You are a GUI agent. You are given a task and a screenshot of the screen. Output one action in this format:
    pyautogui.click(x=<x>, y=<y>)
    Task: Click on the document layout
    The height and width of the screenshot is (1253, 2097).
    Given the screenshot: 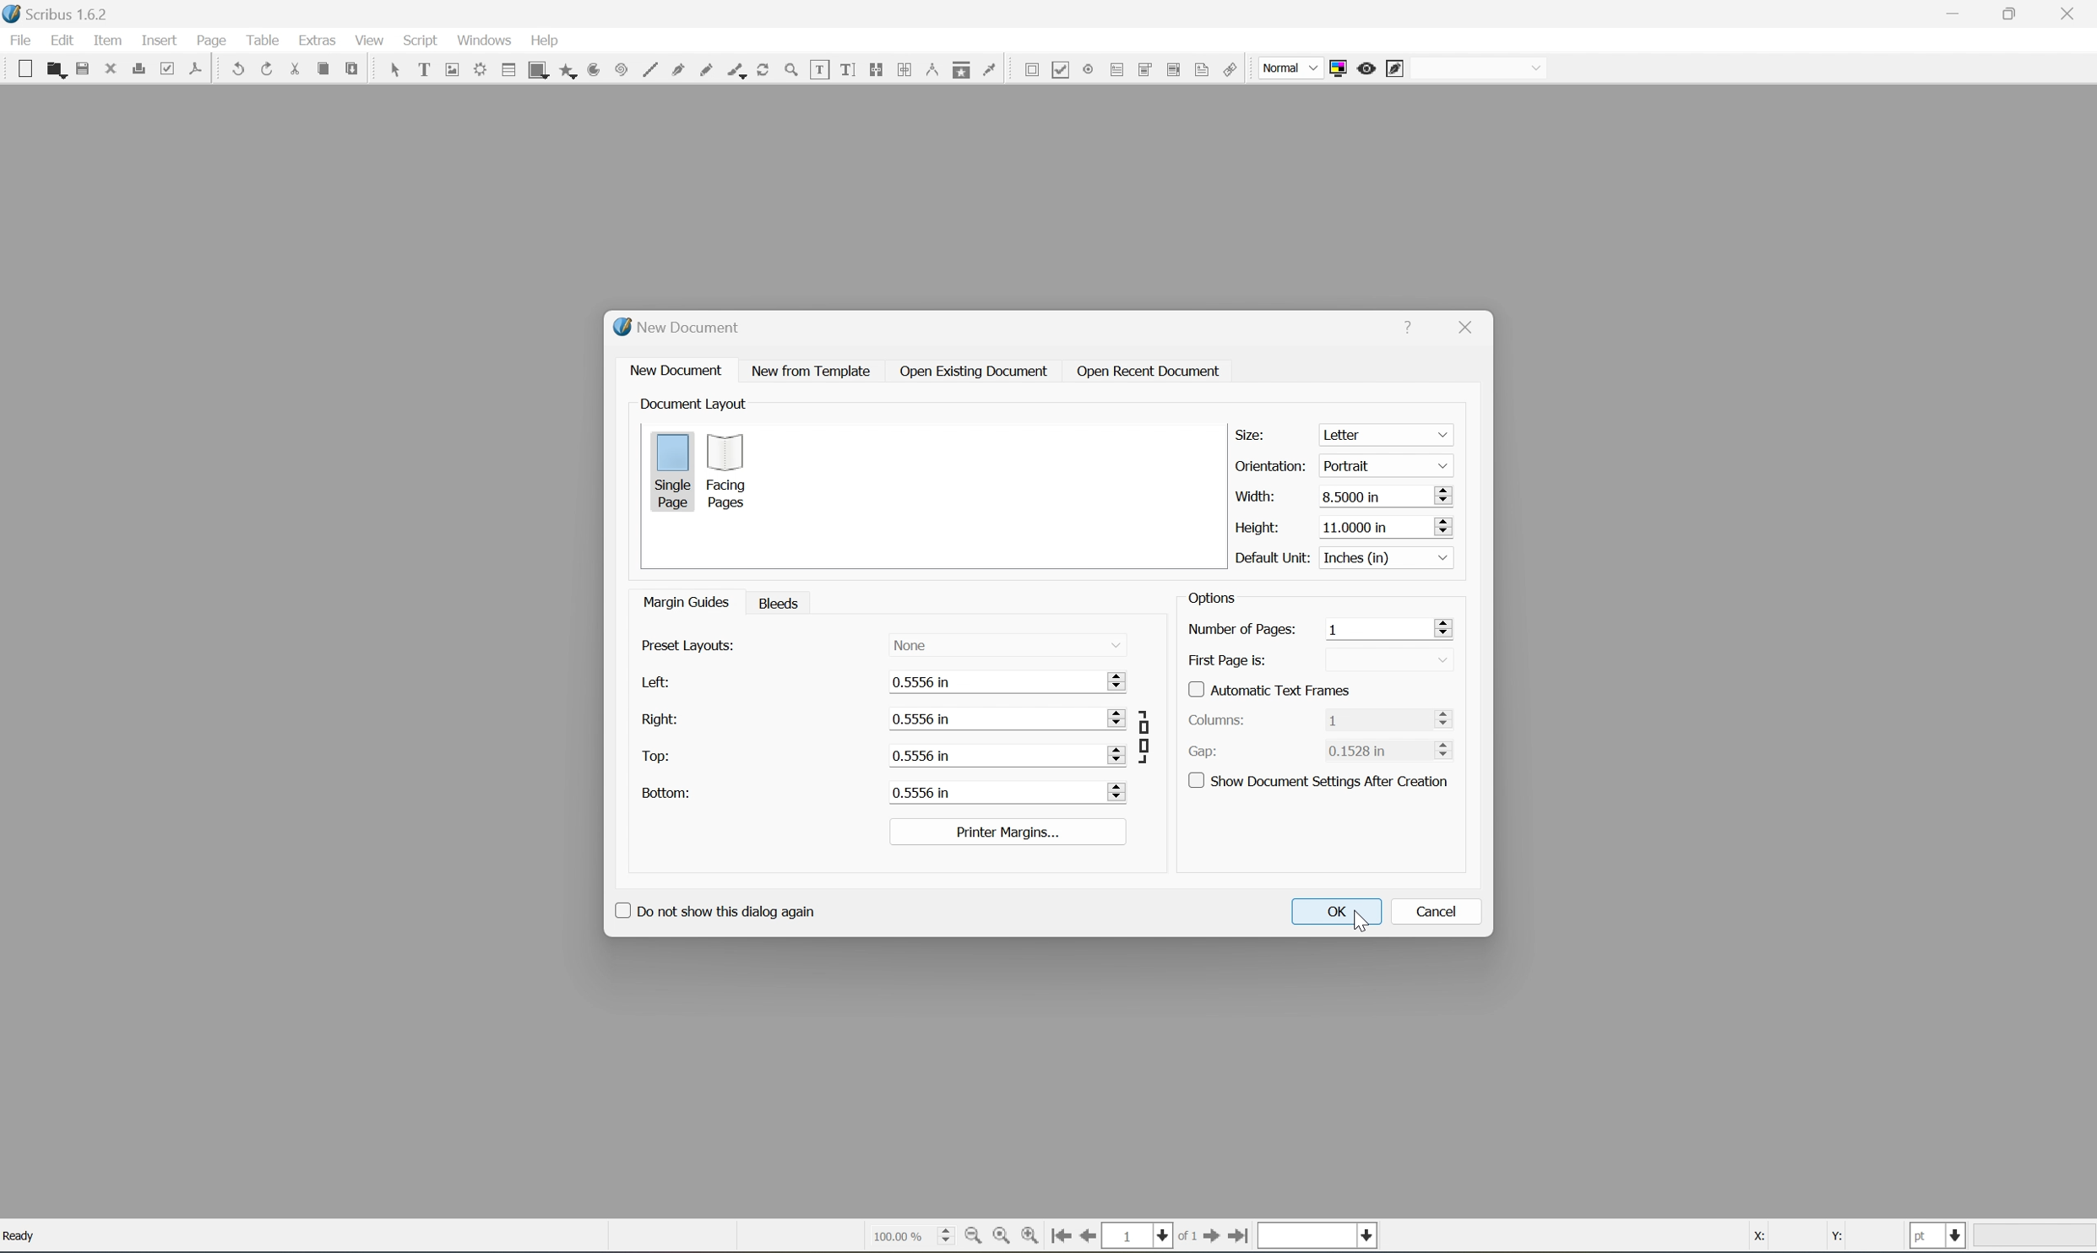 What is the action you would take?
    pyautogui.click(x=695, y=403)
    